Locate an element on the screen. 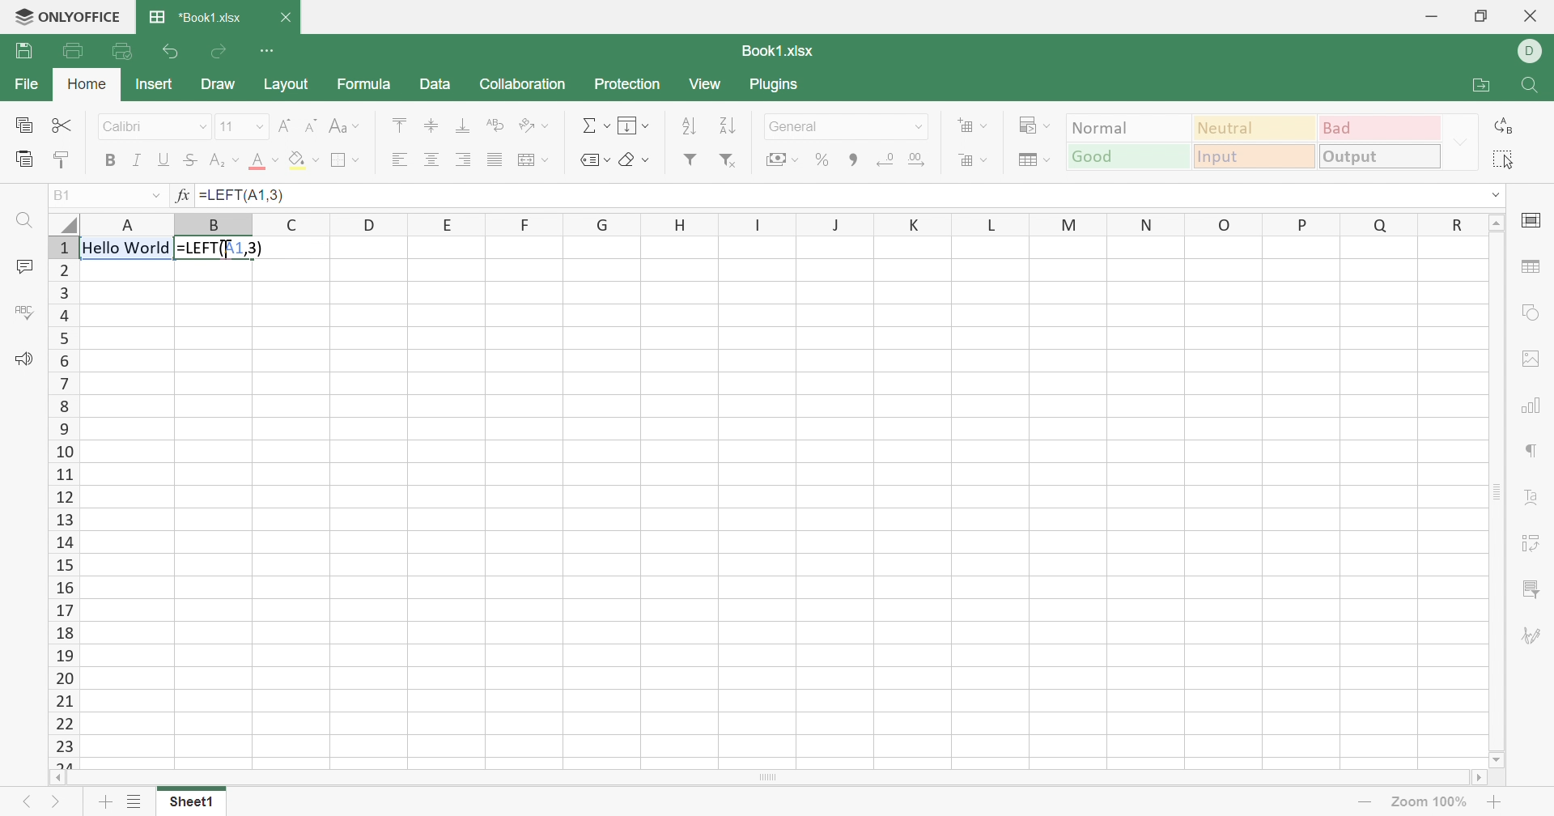  Number format is located at coordinates (843, 126).